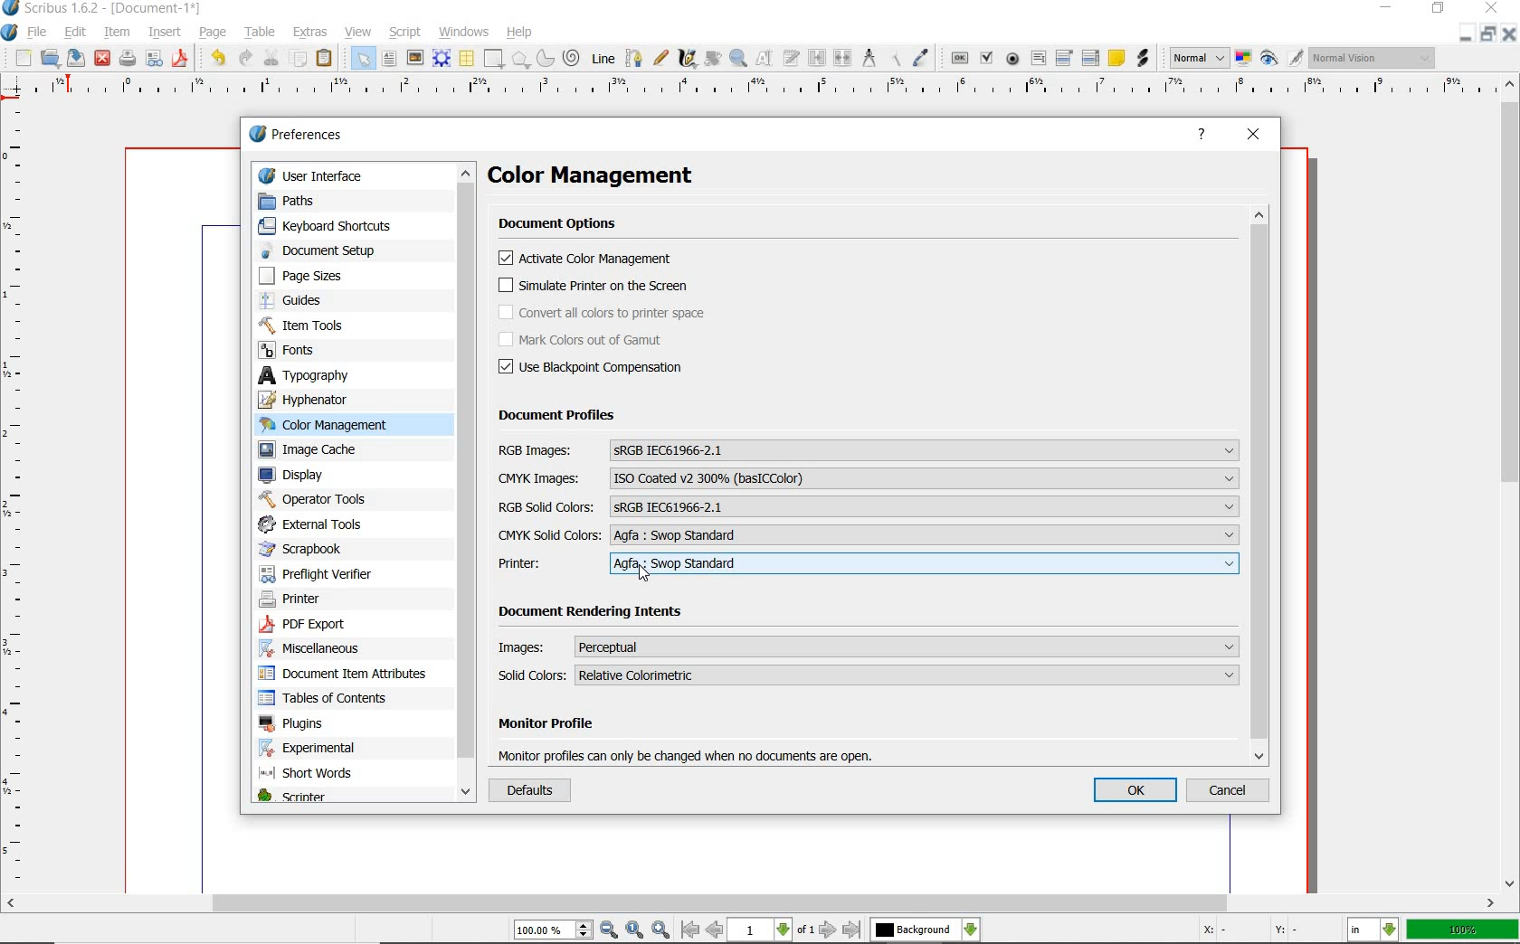 The image size is (1520, 944). Describe the element at coordinates (442, 58) in the screenshot. I see `render frame` at that location.